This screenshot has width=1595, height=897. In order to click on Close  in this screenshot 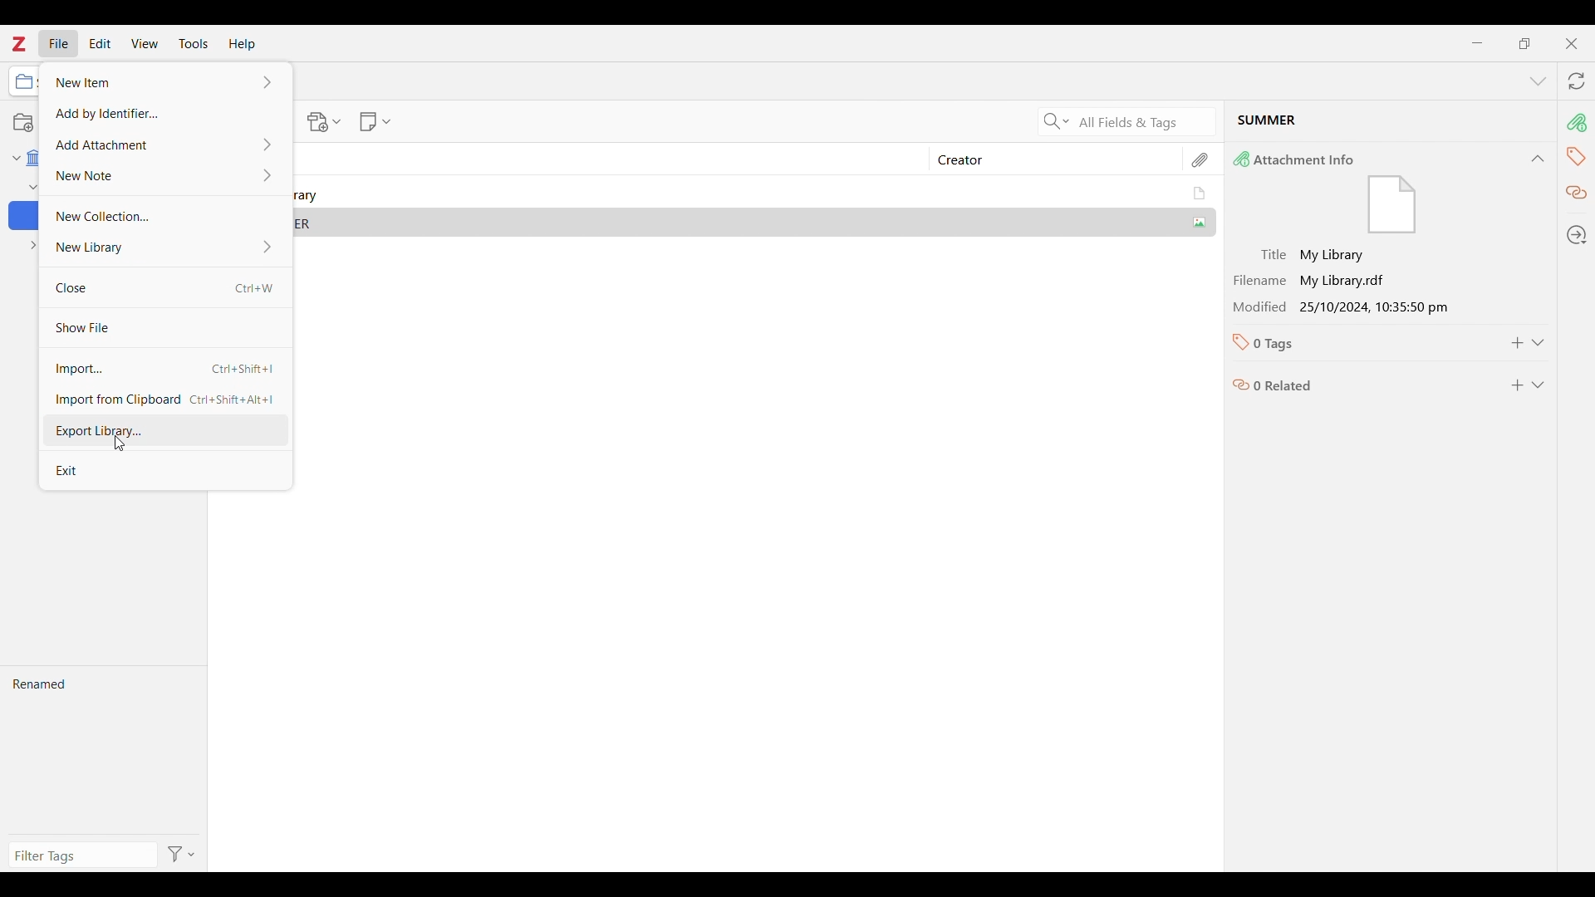, I will do `click(1572, 44)`.